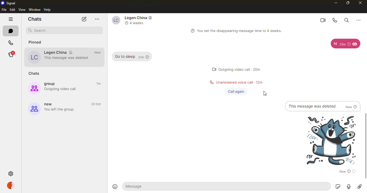 This screenshot has height=193, width=367. I want to click on cursor, so click(266, 93).